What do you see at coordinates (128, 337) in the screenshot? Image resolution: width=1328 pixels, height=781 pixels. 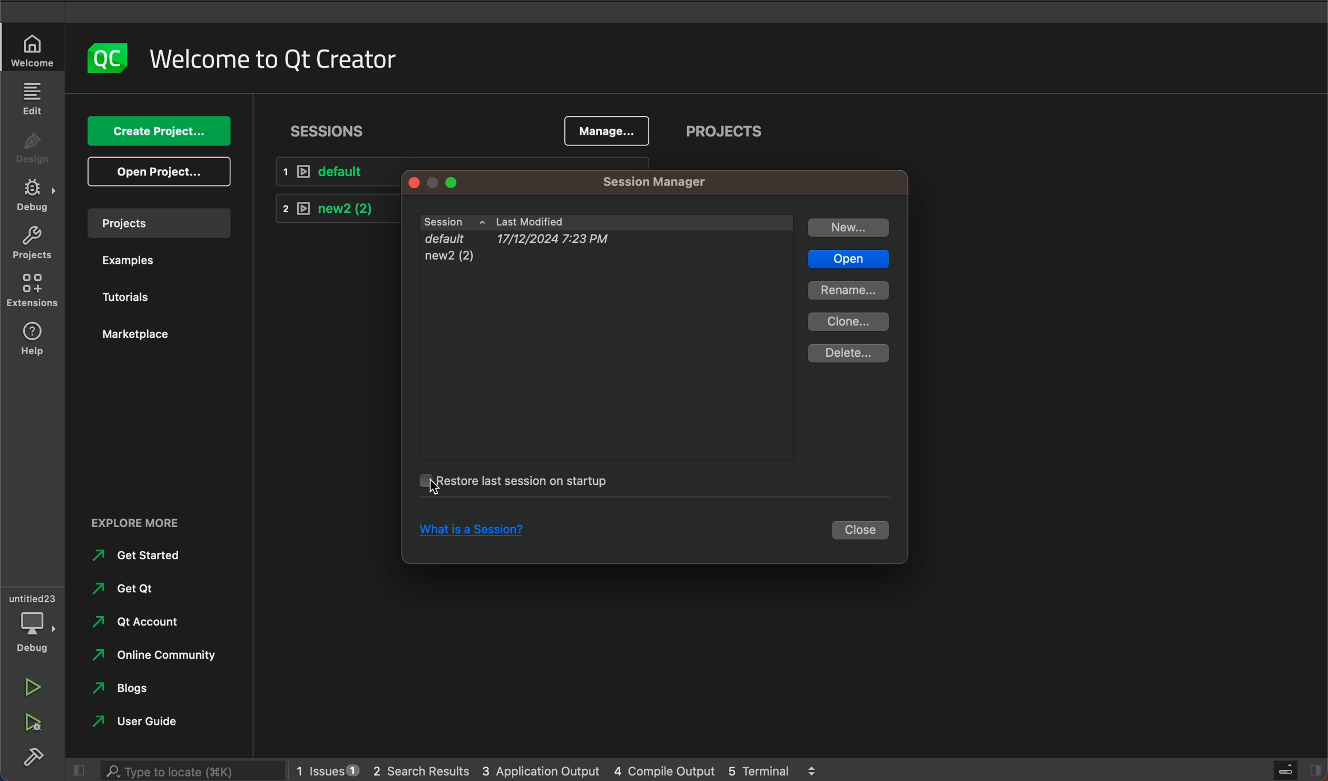 I see `marketplace` at bounding box center [128, 337].